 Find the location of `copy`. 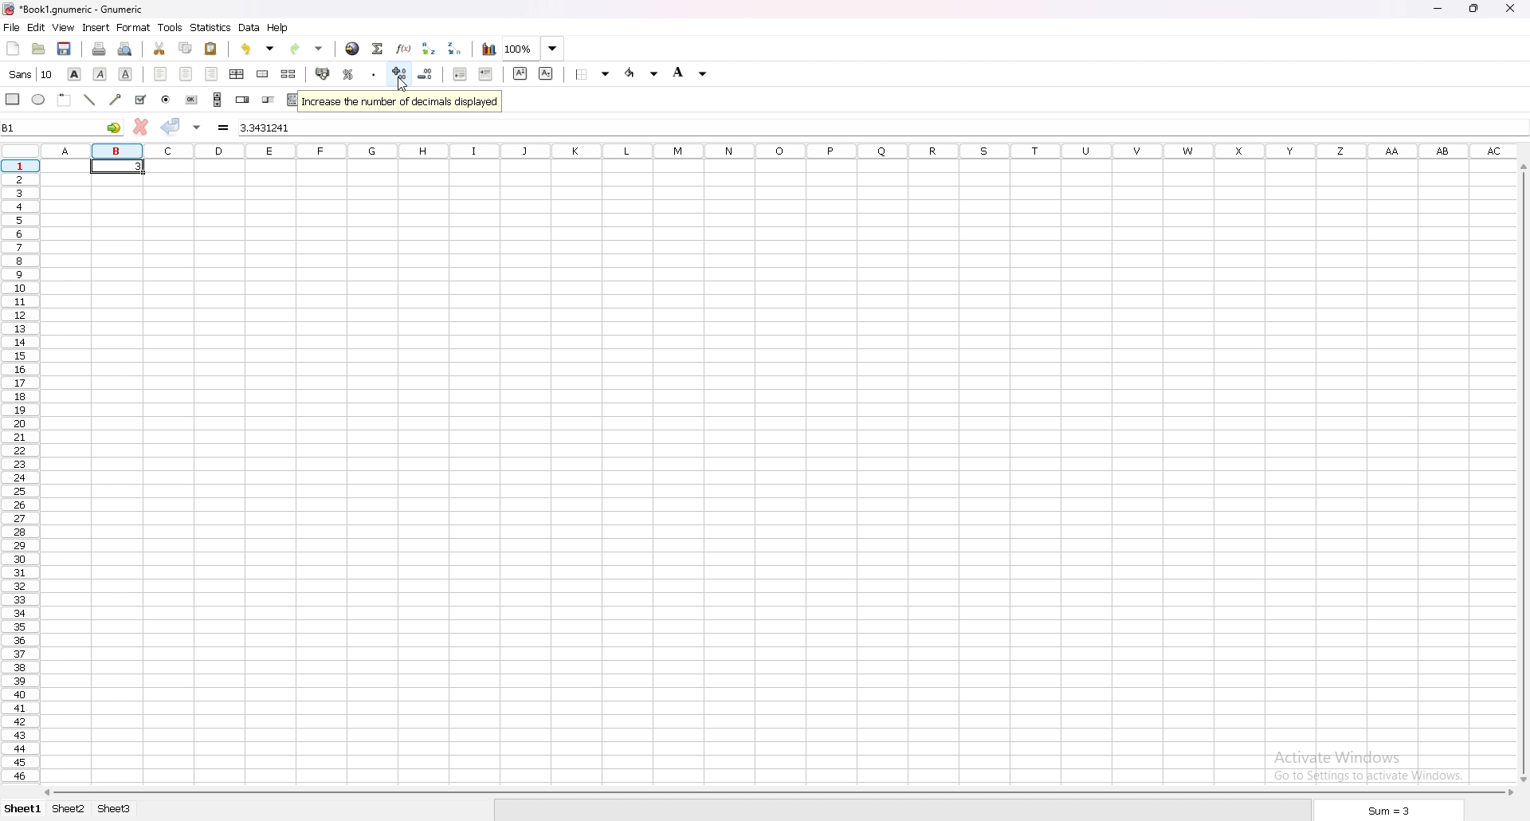

copy is located at coordinates (186, 48).